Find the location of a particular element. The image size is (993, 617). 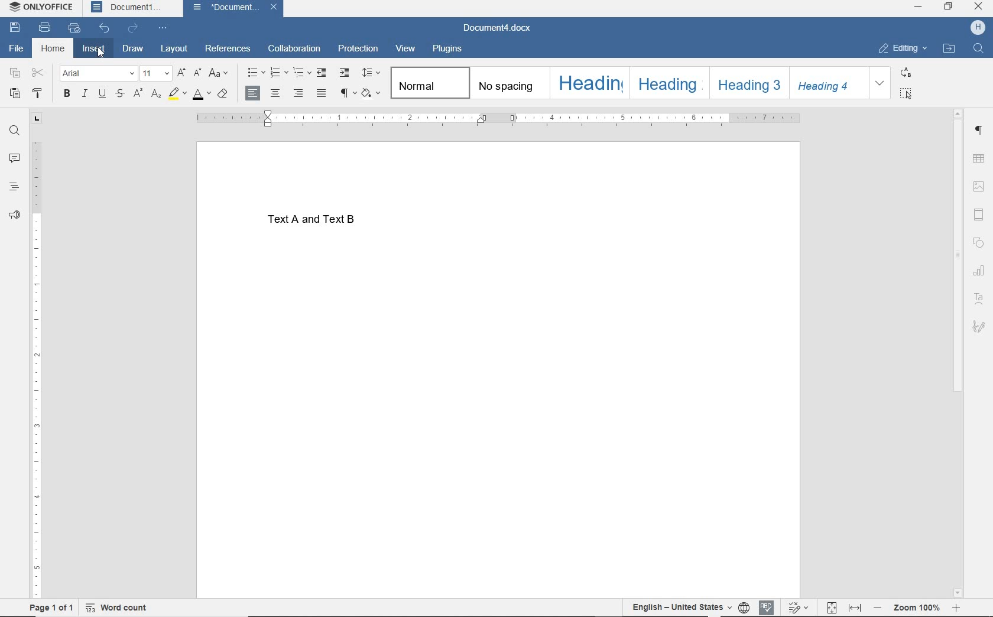

FONT COLOR is located at coordinates (202, 95).